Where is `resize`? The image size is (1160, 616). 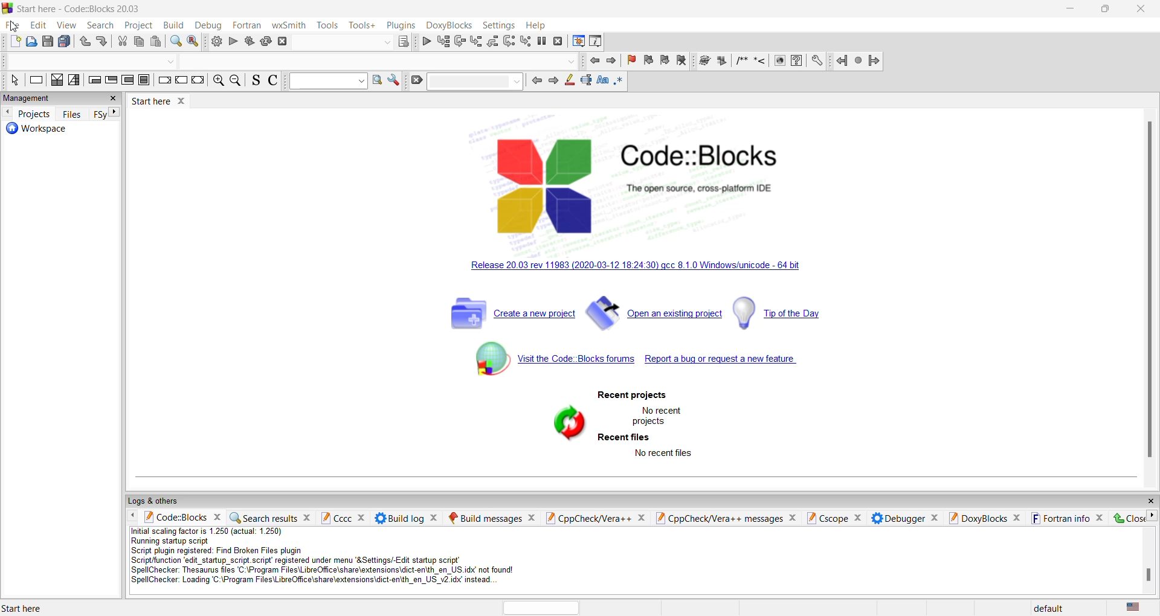
resize is located at coordinates (1107, 9).